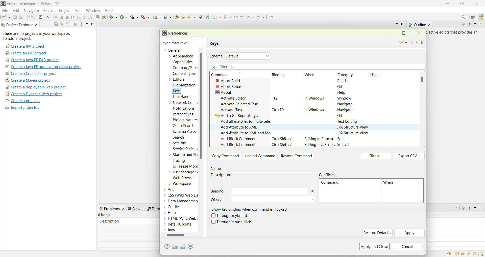 This screenshot has width=485, height=257. I want to click on notifications, so click(185, 108).